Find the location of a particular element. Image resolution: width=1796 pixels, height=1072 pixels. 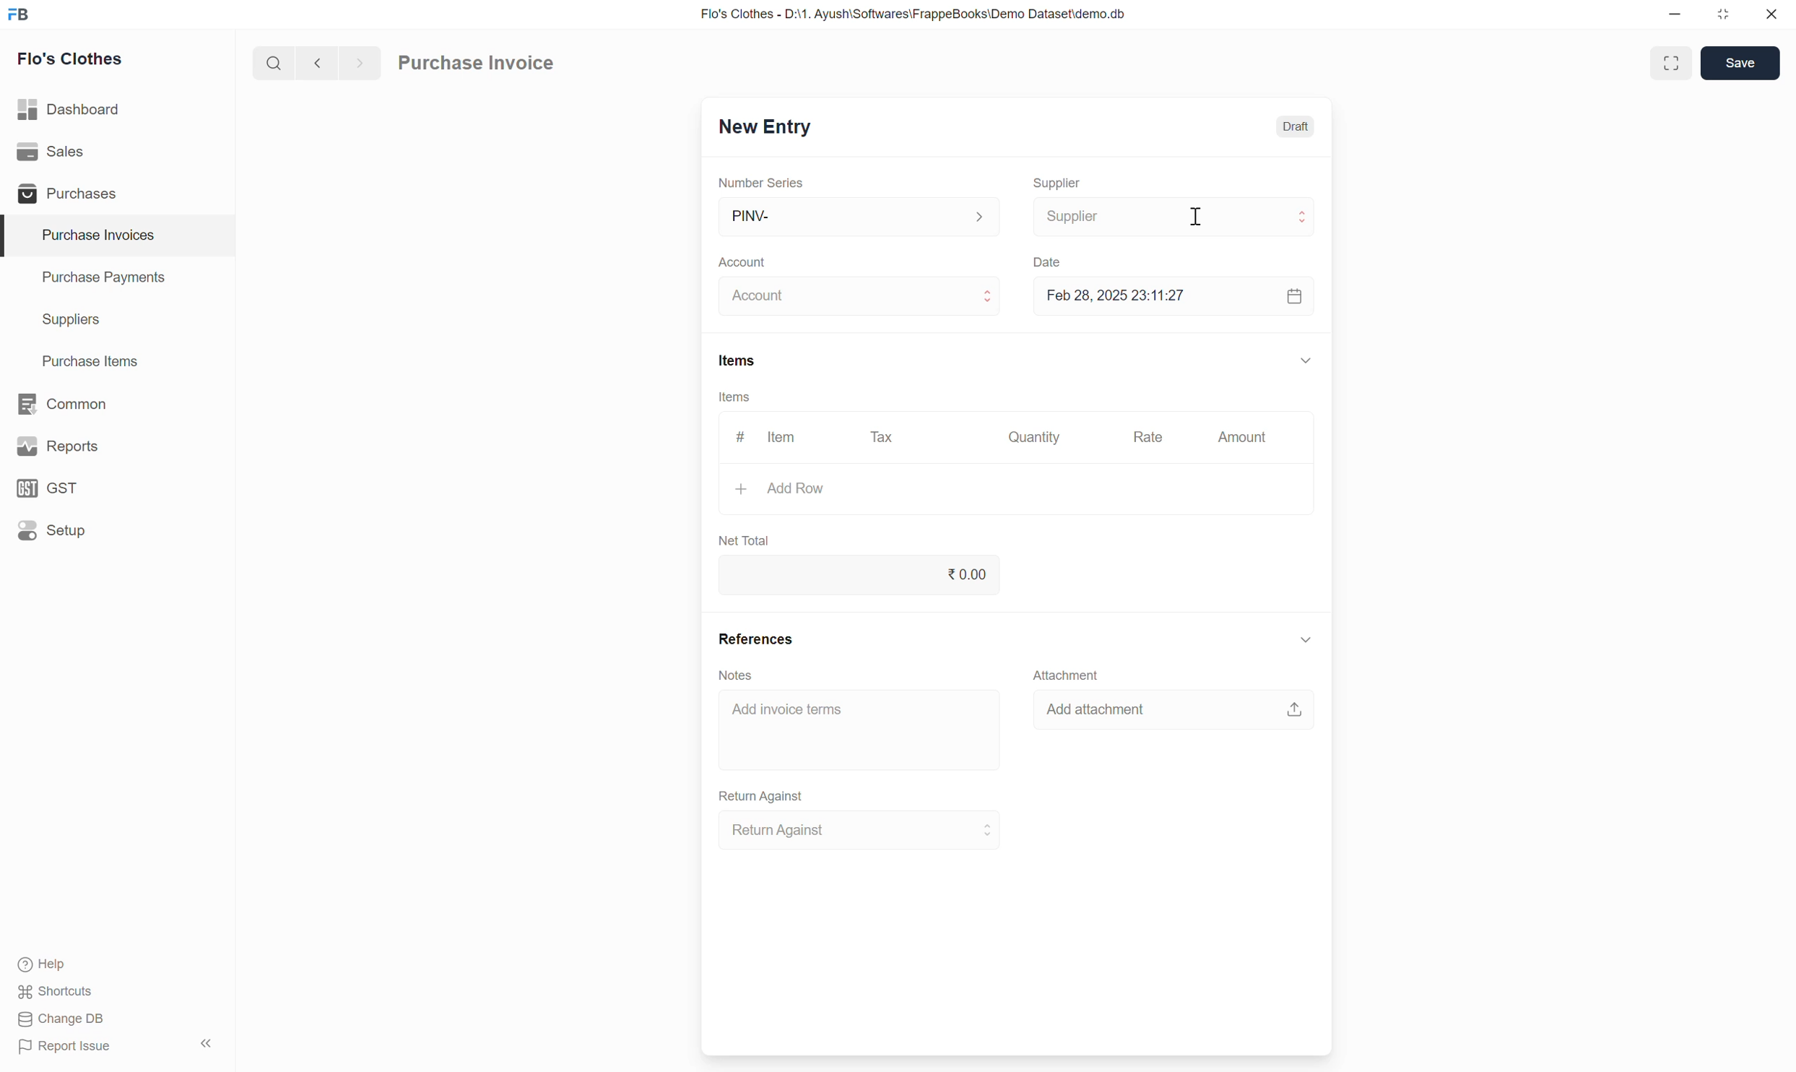

Date is located at coordinates (1047, 262).